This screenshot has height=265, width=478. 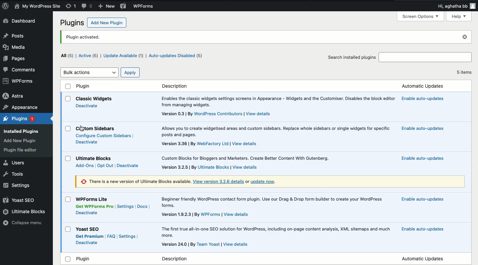 I want to click on Deactive, so click(x=87, y=142).